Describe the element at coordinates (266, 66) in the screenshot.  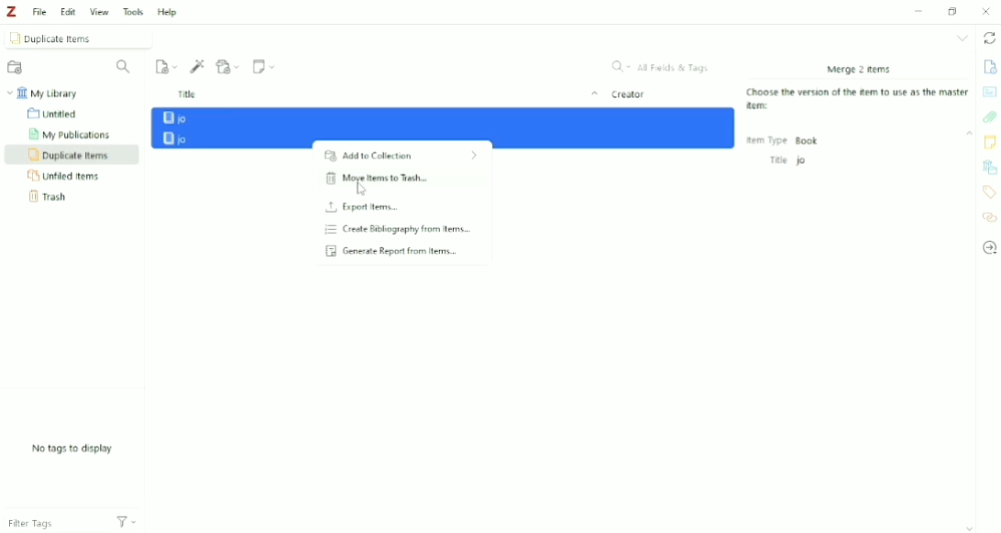
I see `New Note` at that location.